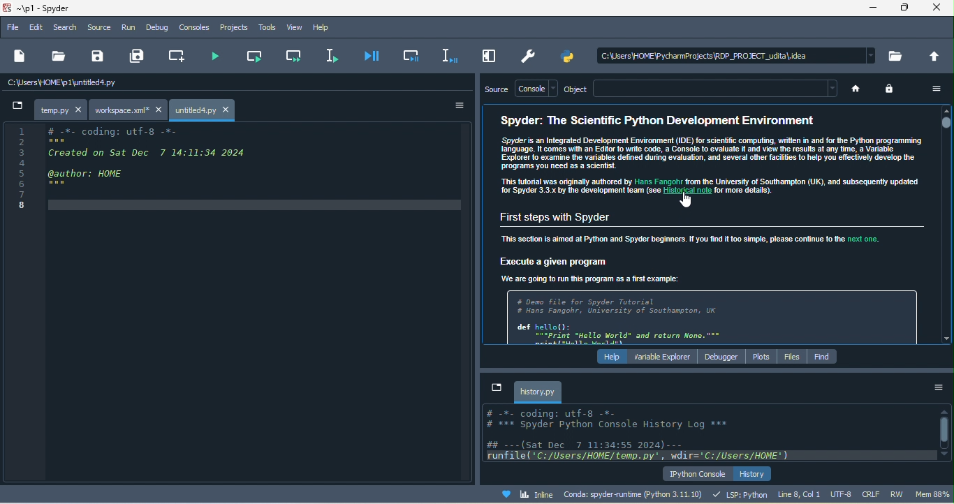  Describe the element at coordinates (527, 56) in the screenshot. I see `preference` at that location.